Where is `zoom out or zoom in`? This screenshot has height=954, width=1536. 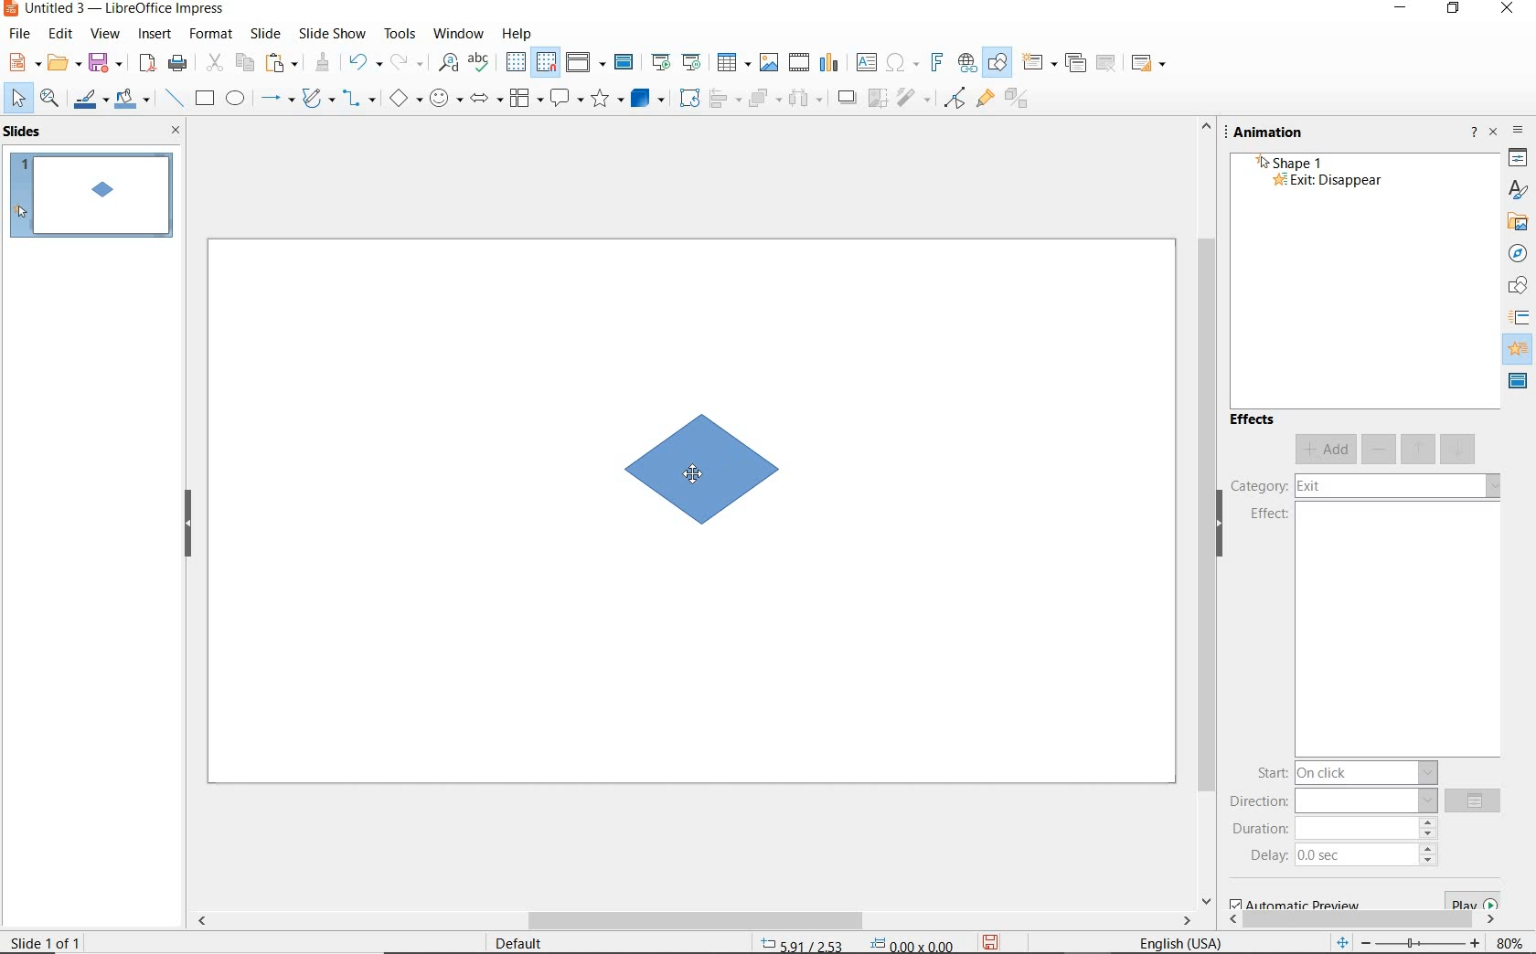 zoom out or zoom in is located at coordinates (1406, 941).